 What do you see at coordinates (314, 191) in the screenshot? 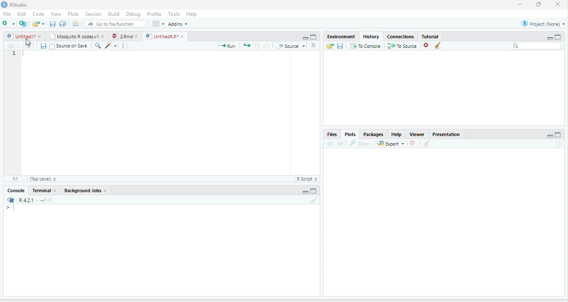
I see `Maximize` at bounding box center [314, 191].